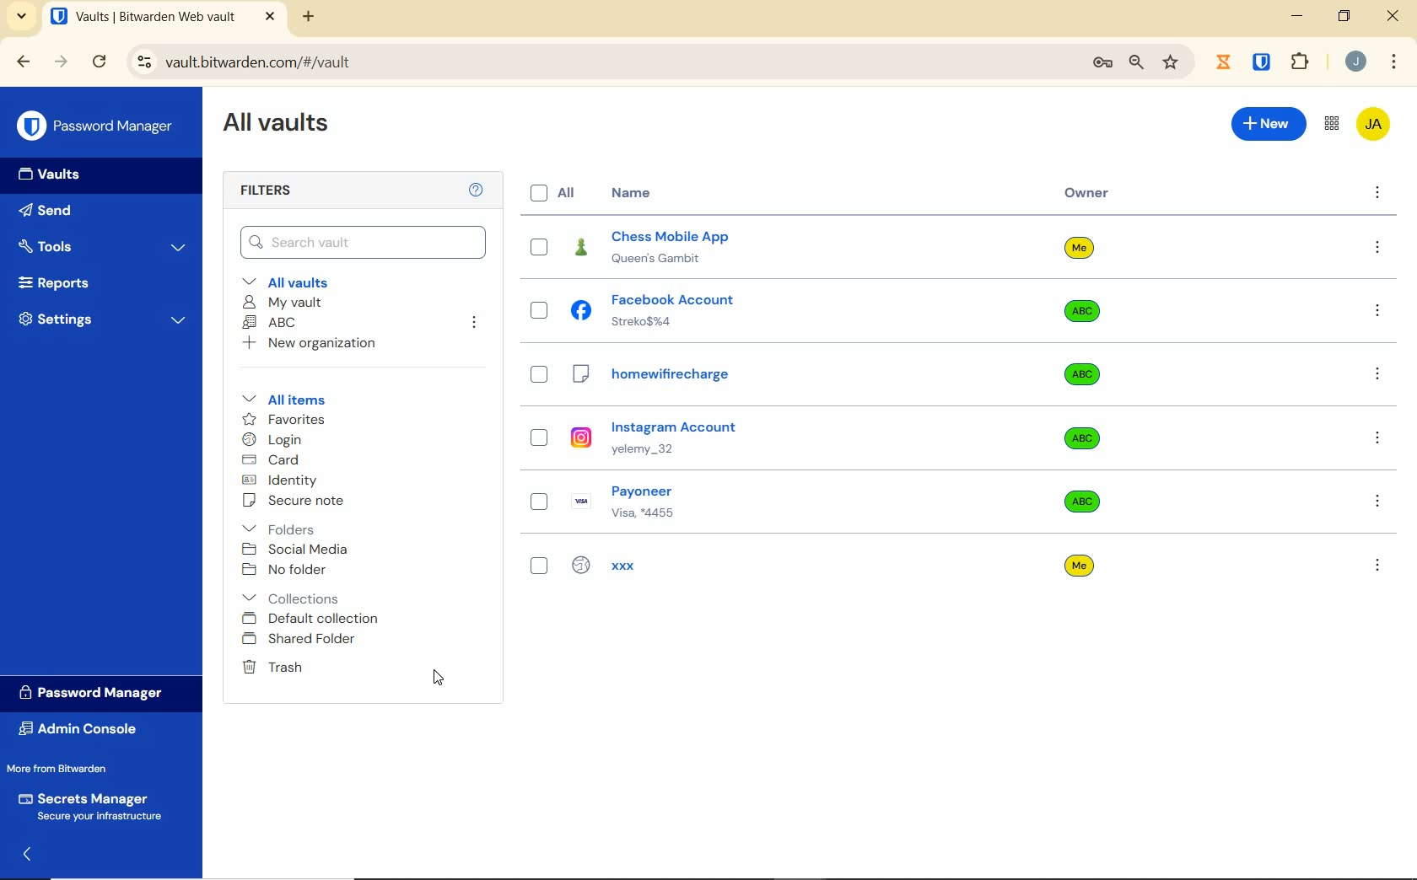  I want to click on Help, so click(474, 190).